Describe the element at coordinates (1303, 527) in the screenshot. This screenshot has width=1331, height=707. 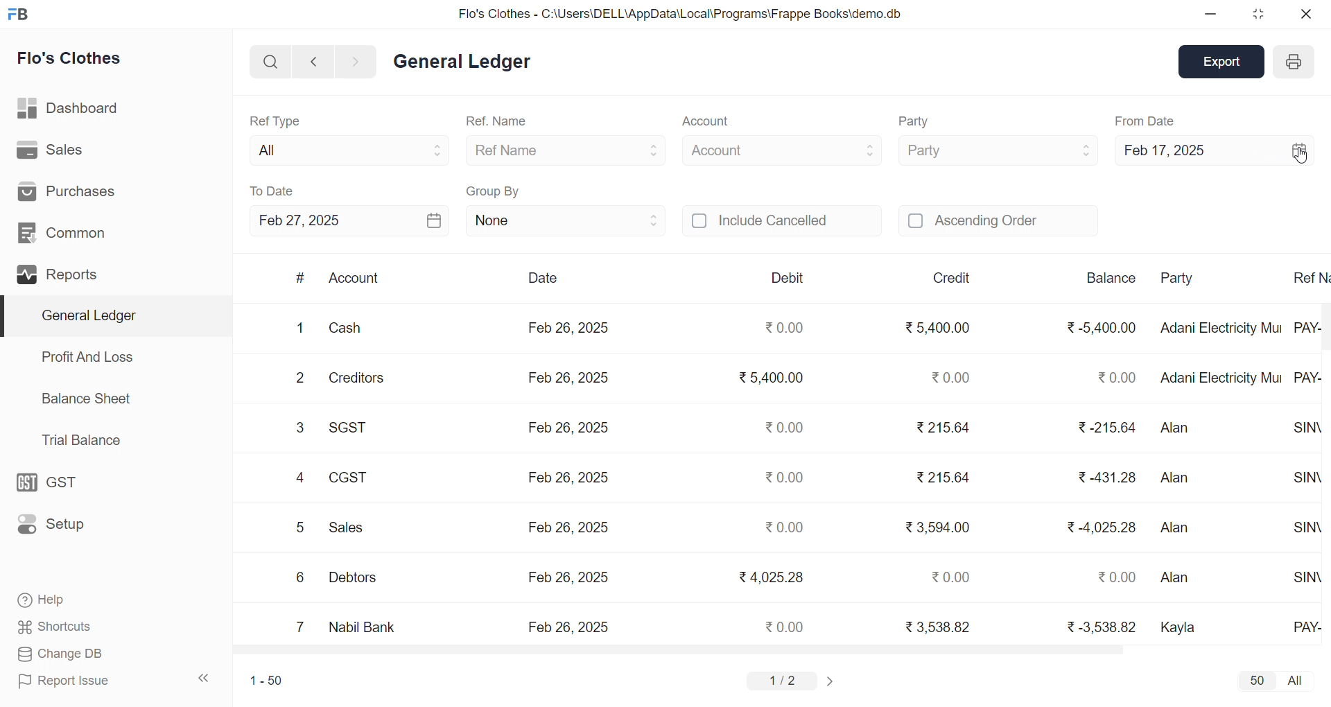
I see `SINV-` at that location.